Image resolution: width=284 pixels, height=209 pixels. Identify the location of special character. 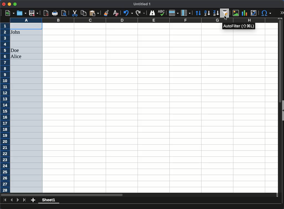
(266, 14).